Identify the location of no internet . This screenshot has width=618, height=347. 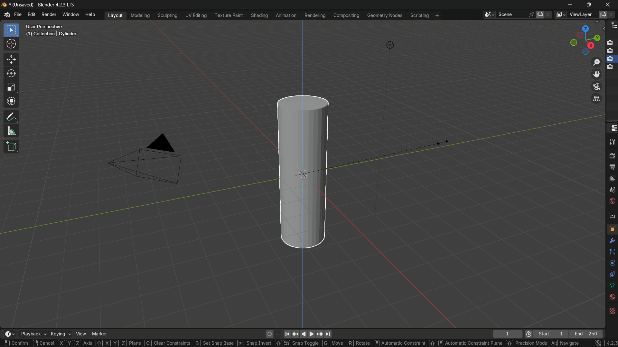
(598, 343).